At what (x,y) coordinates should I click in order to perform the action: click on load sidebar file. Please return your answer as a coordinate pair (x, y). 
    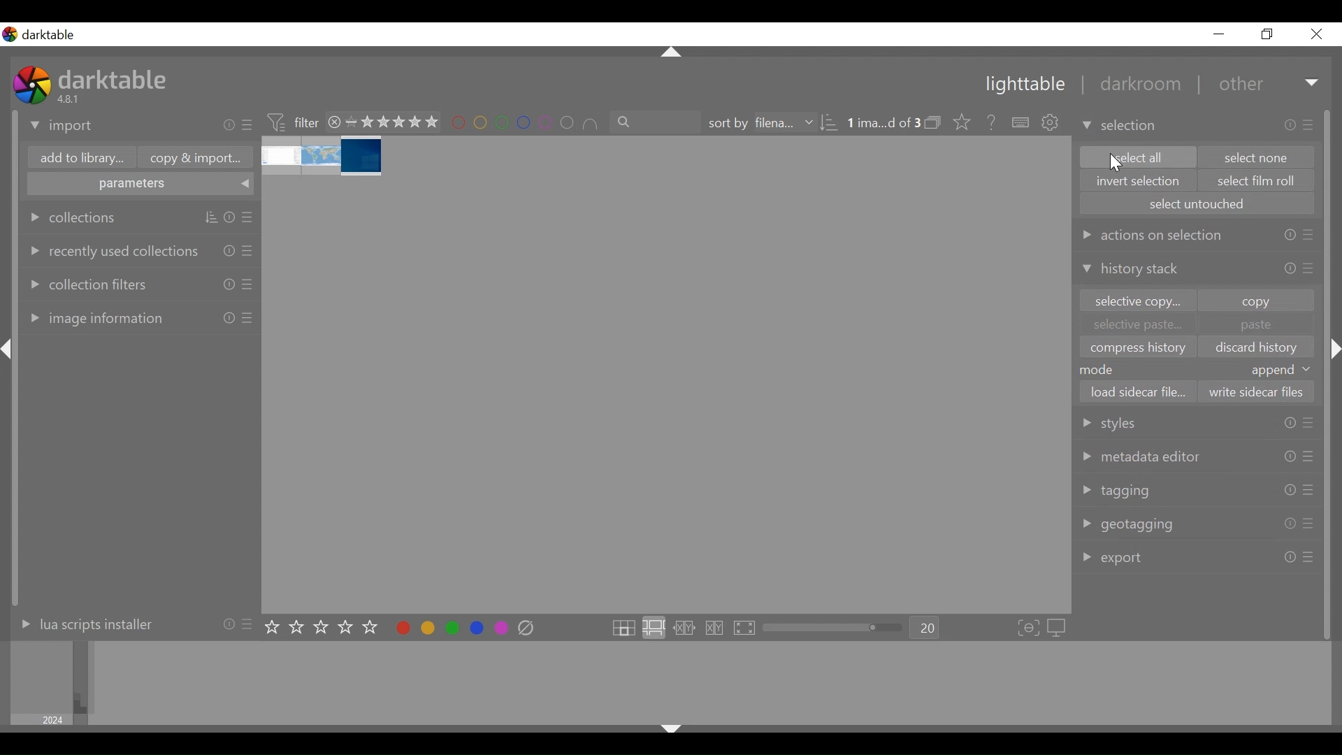
    Looking at the image, I should click on (1137, 391).